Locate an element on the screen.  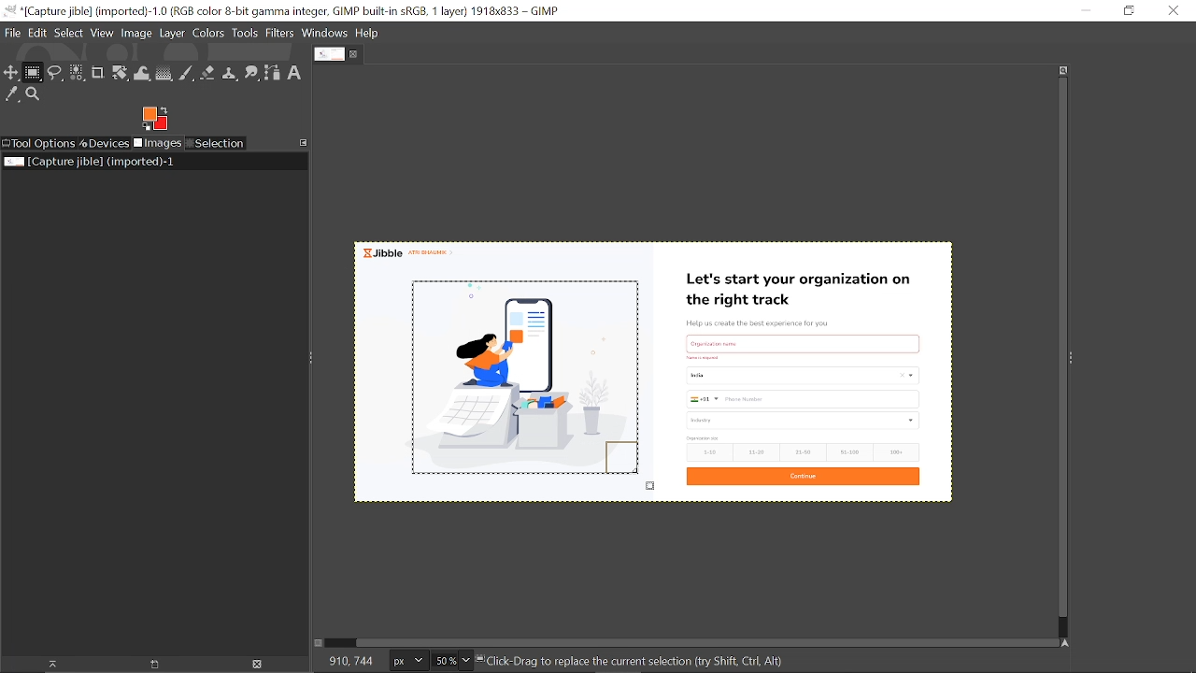
Selection is located at coordinates (215, 144).